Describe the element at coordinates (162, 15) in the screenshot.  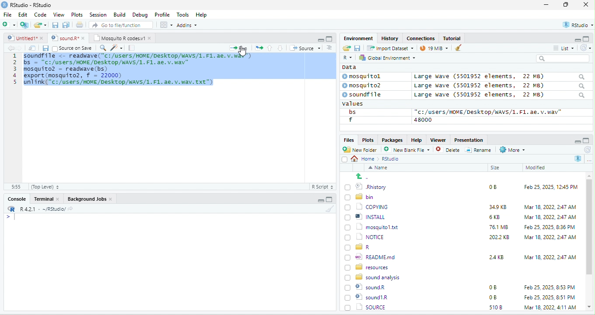
I see `Profile` at that location.